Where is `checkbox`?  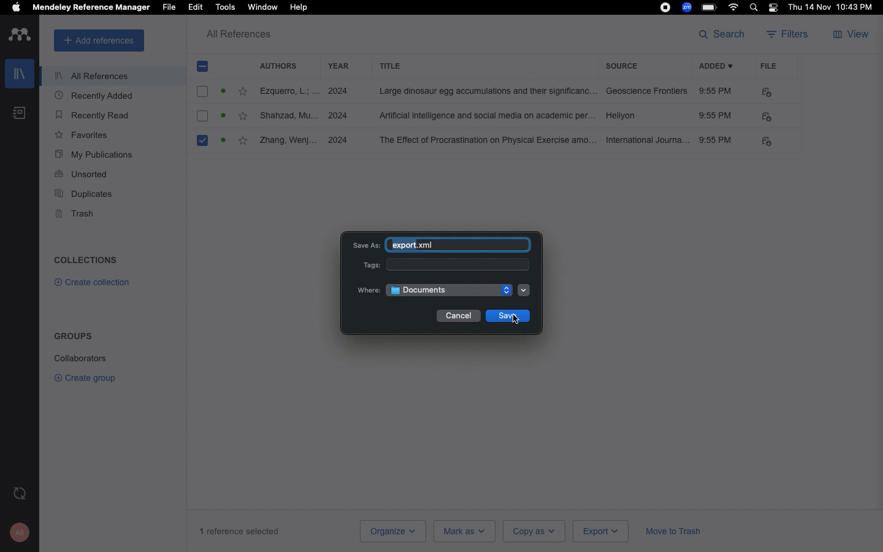 checkbox is located at coordinates (203, 91).